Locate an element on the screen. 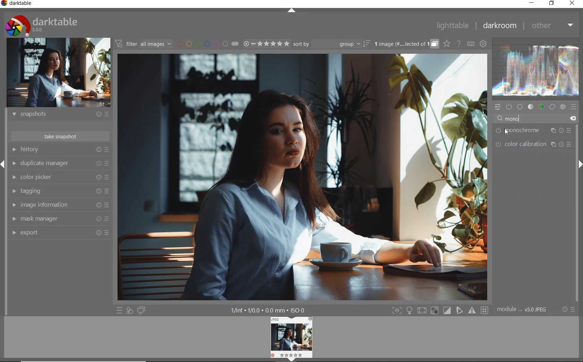 This screenshot has height=362, width=583. quick access for applying any of your styles is located at coordinates (129, 311).